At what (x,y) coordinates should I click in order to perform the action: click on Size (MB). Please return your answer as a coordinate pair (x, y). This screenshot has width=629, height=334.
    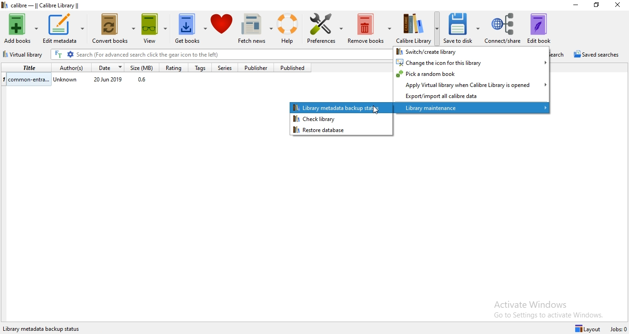
    Looking at the image, I should click on (144, 67).